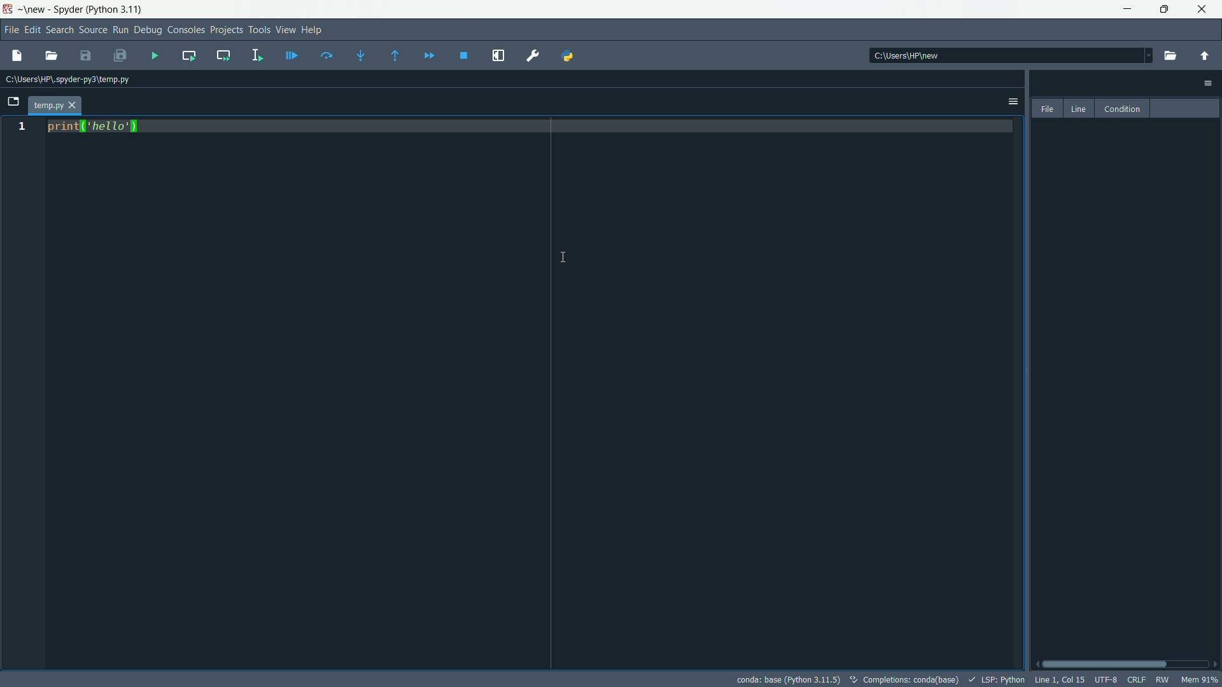 This screenshot has width=1222, height=687. Describe the element at coordinates (1106, 679) in the screenshot. I see `file encoding` at that location.